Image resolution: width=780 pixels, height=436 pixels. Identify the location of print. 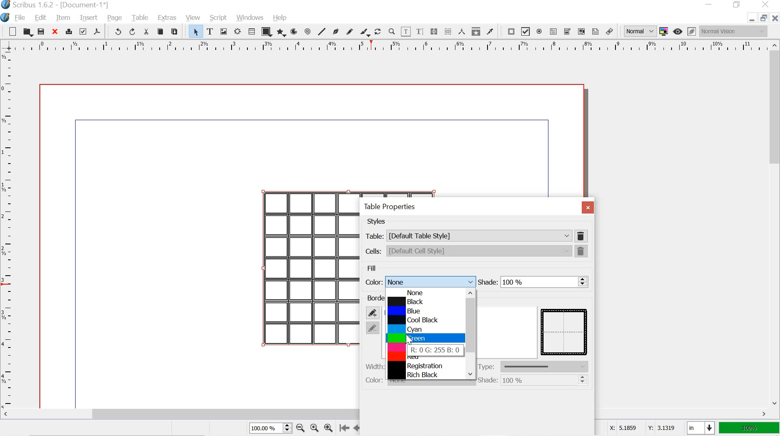
(69, 32).